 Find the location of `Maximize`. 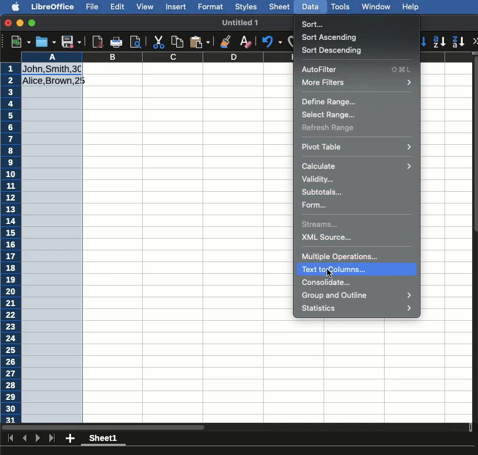

Maximize is located at coordinates (32, 23).